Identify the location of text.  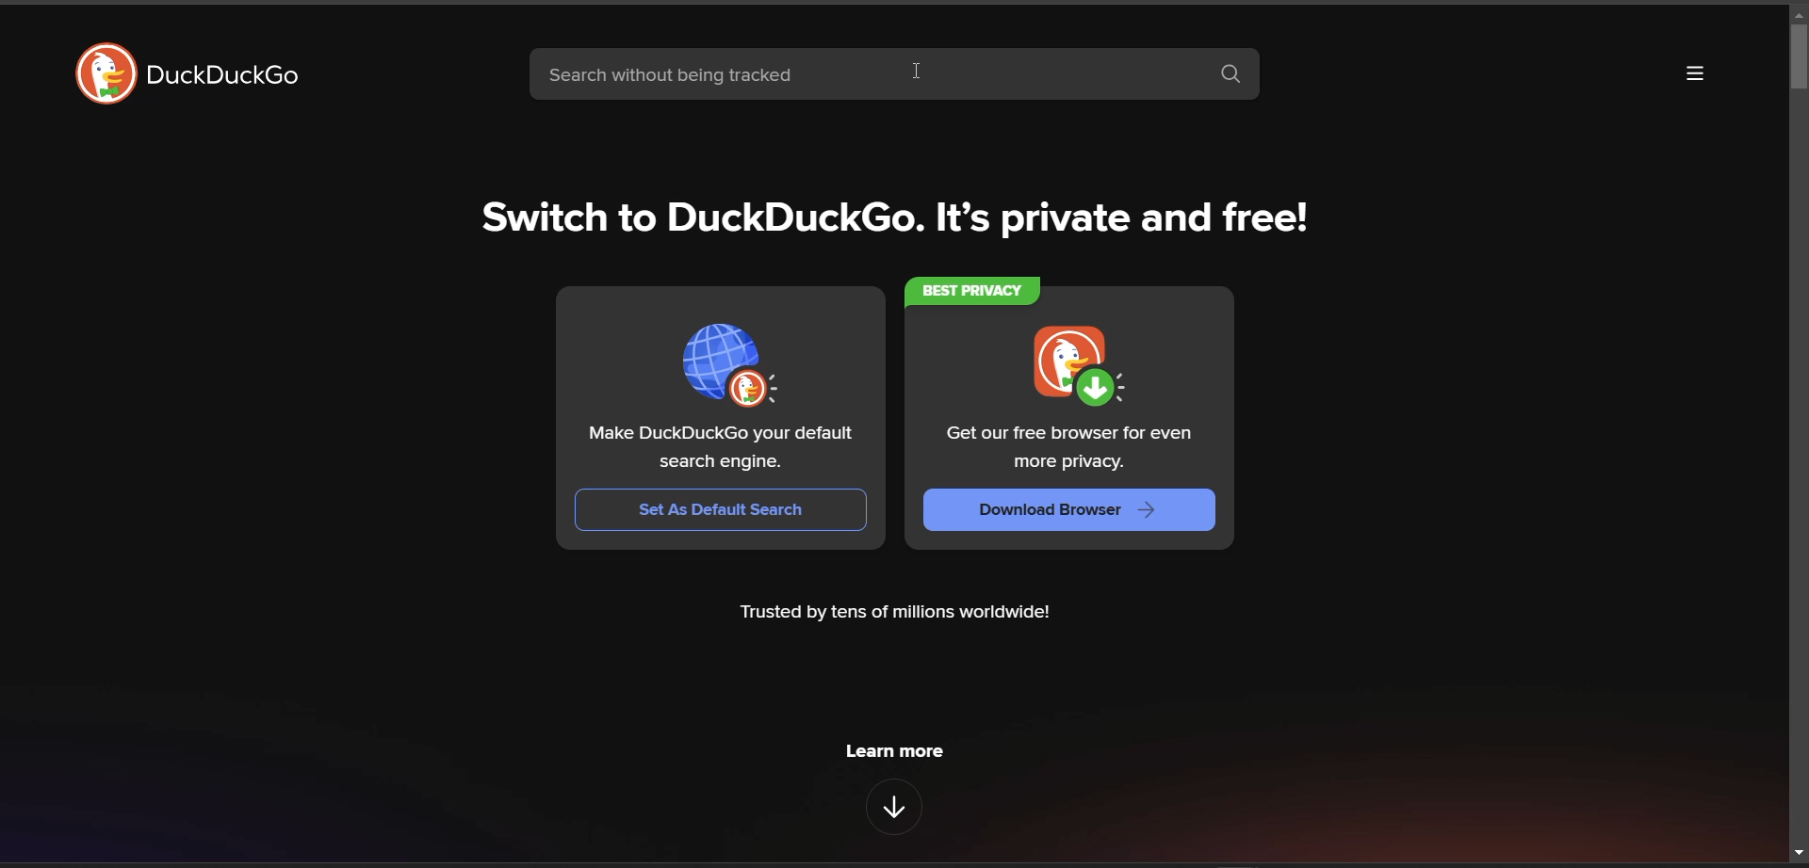
(719, 449).